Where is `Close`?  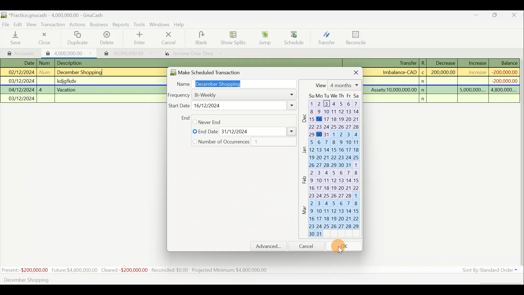 Close is located at coordinates (44, 38).